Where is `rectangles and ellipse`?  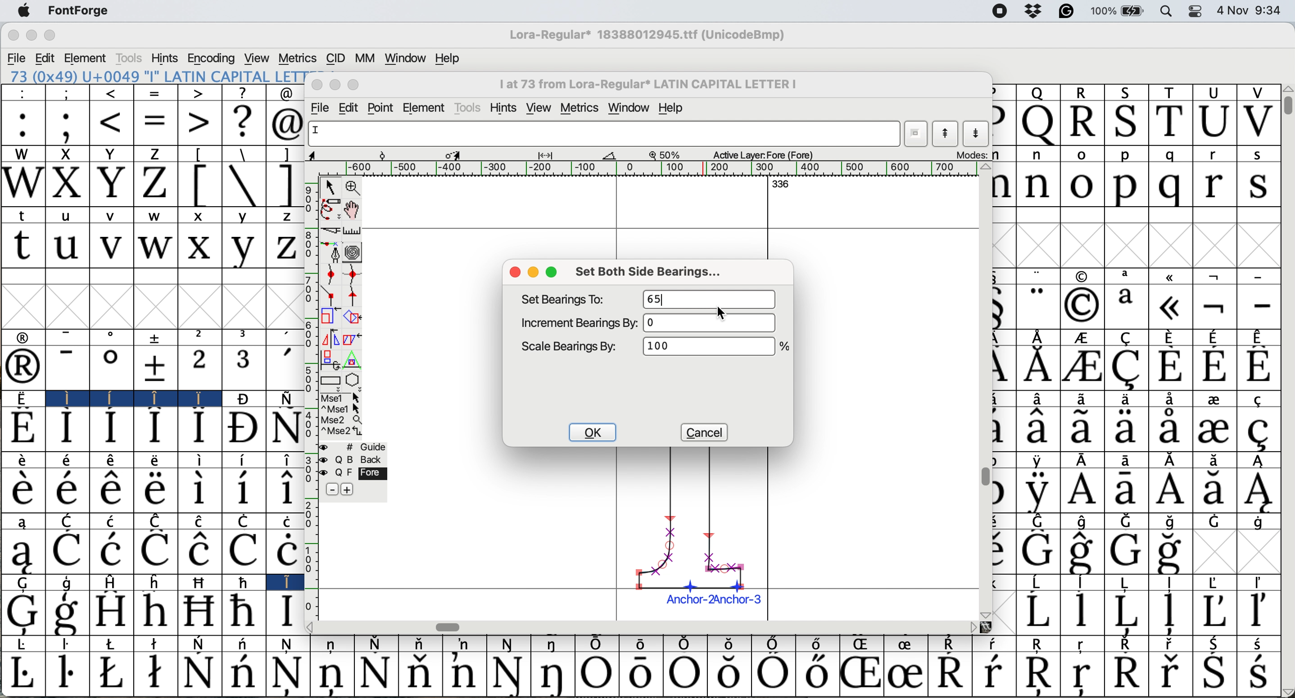 rectangles and ellipse is located at coordinates (331, 379).